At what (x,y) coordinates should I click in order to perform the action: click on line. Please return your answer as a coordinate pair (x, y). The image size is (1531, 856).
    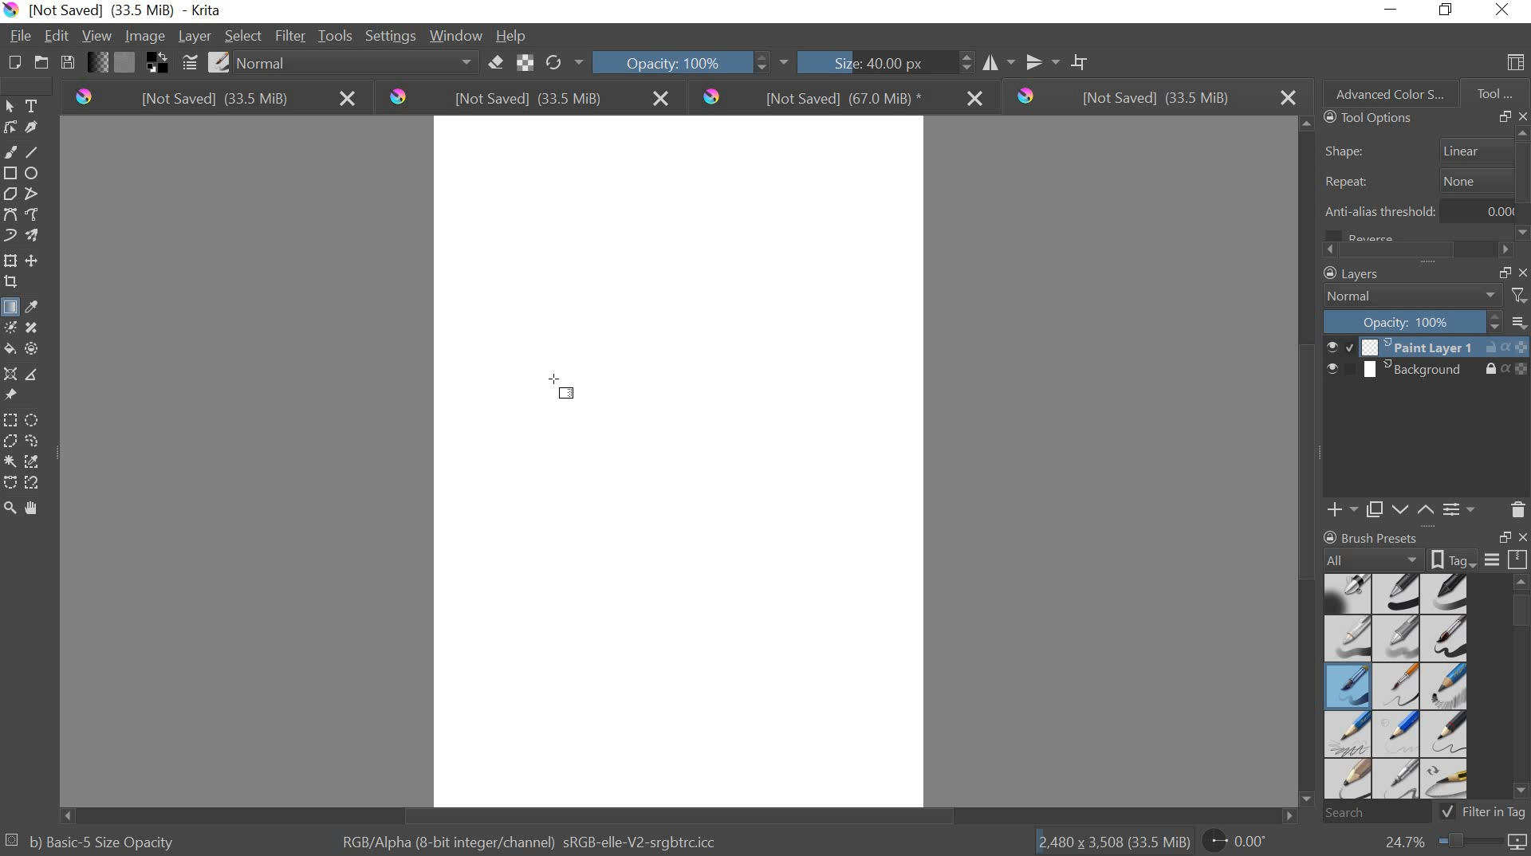
    Looking at the image, I should click on (37, 153).